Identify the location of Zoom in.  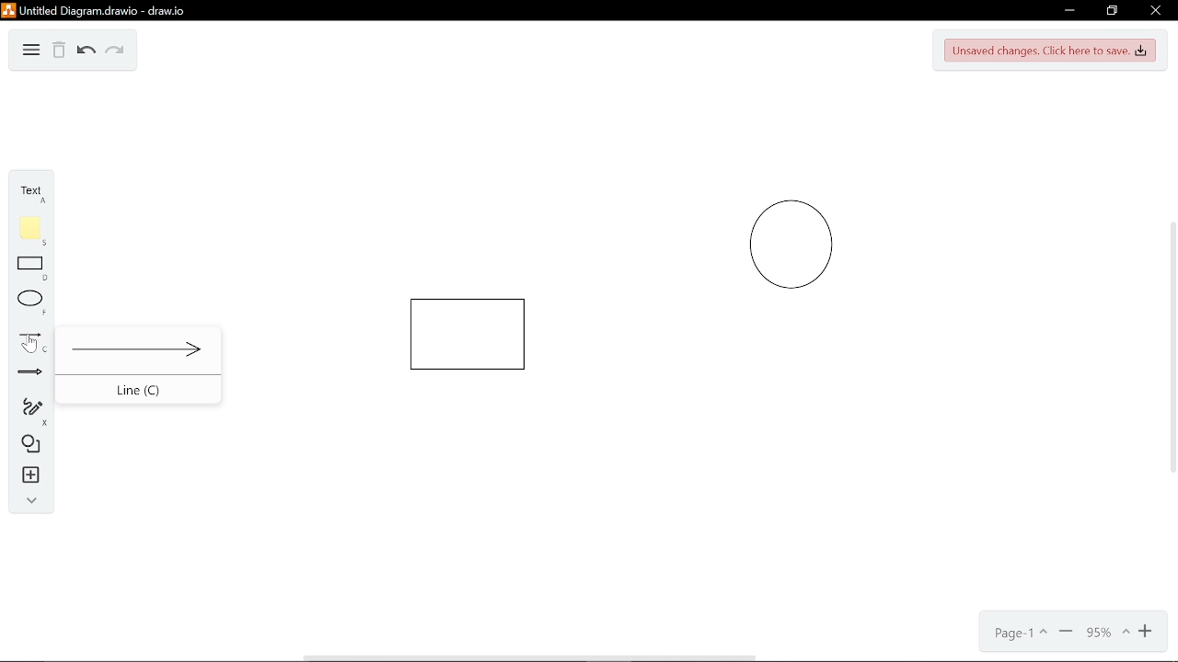
(1147, 633).